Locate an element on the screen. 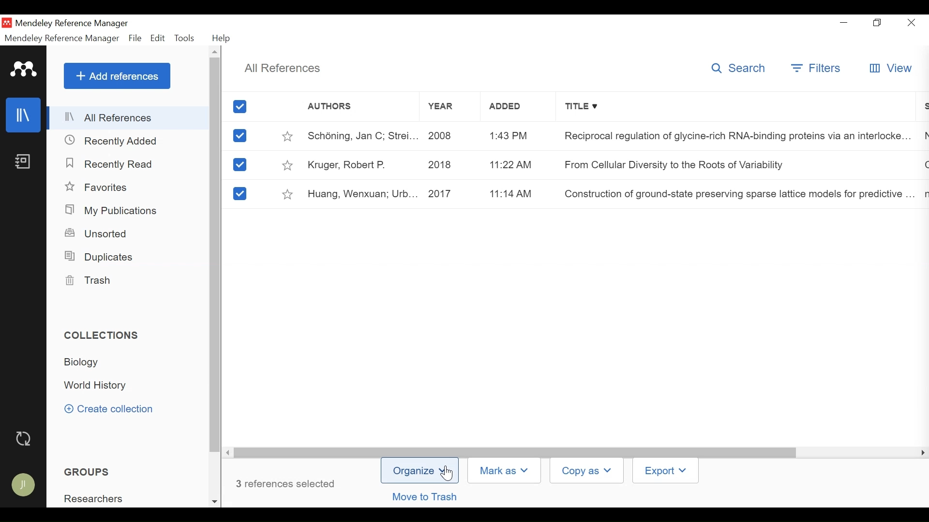 The height and width of the screenshot is (522, 929). 2017 is located at coordinates (449, 193).